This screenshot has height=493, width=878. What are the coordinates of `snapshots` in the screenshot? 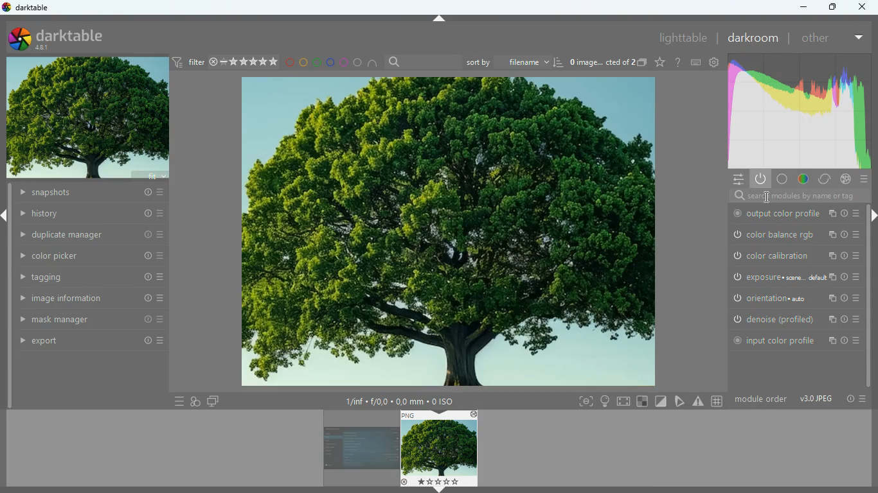 It's located at (93, 194).